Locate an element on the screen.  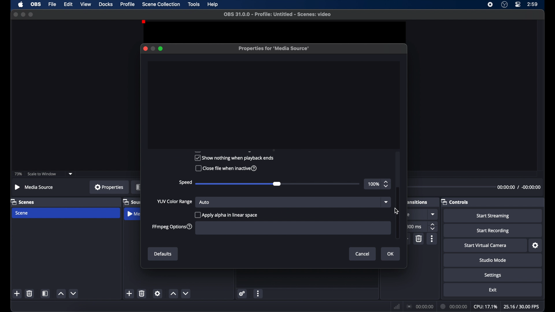
cursor is located at coordinates (397, 211).